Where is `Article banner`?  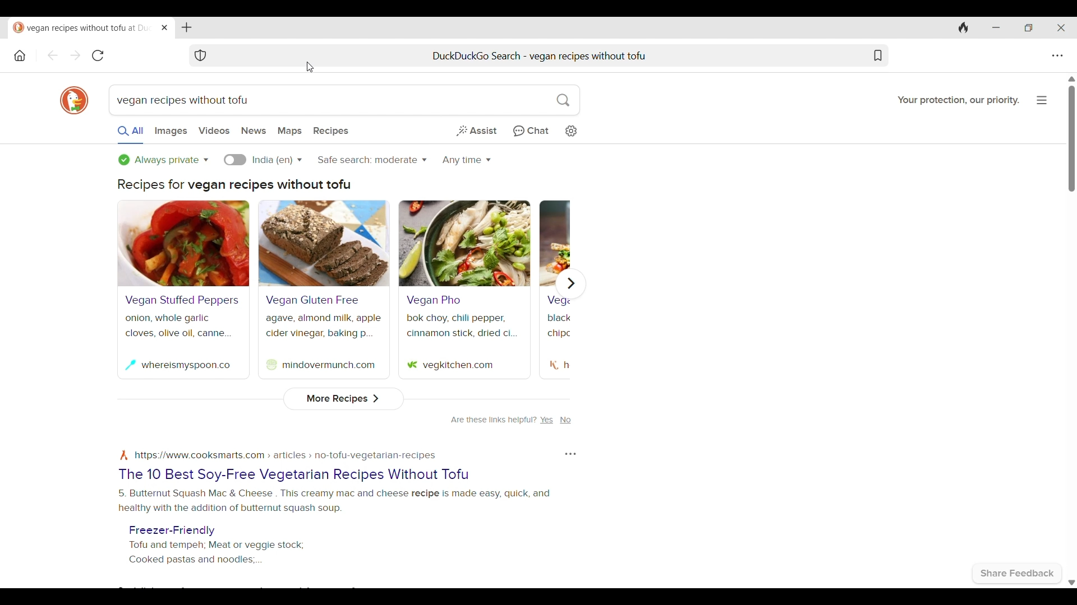
Article banner is located at coordinates (324, 243).